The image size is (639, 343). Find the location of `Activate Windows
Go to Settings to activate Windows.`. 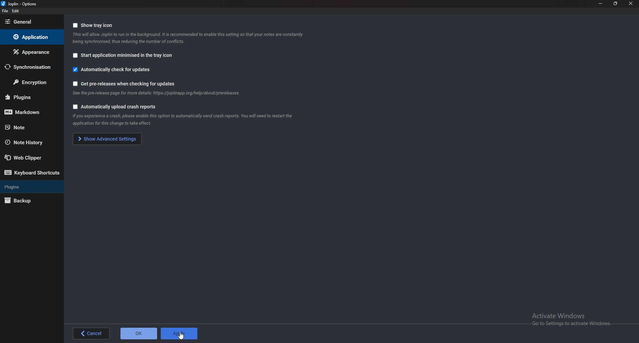

Activate Windows
Go to Settings to activate Windows. is located at coordinates (573, 319).